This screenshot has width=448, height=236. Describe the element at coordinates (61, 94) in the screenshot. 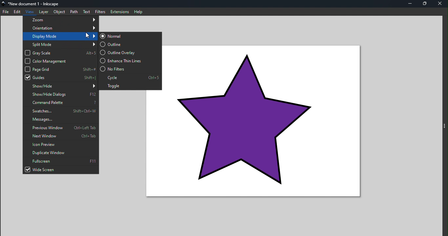

I see `Show/hide dialog` at that location.